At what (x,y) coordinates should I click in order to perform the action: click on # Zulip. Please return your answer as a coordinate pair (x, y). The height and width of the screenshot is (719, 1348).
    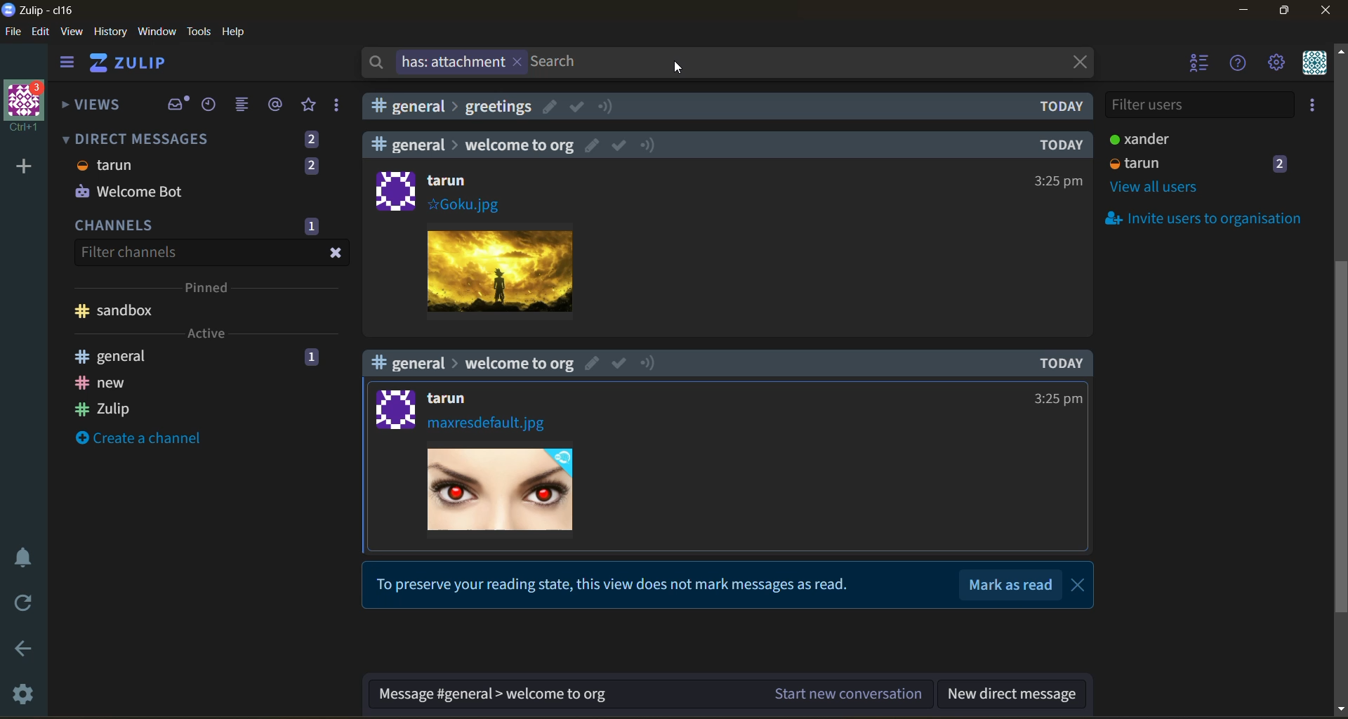
    Looking at the image, I should click on (105, 407).